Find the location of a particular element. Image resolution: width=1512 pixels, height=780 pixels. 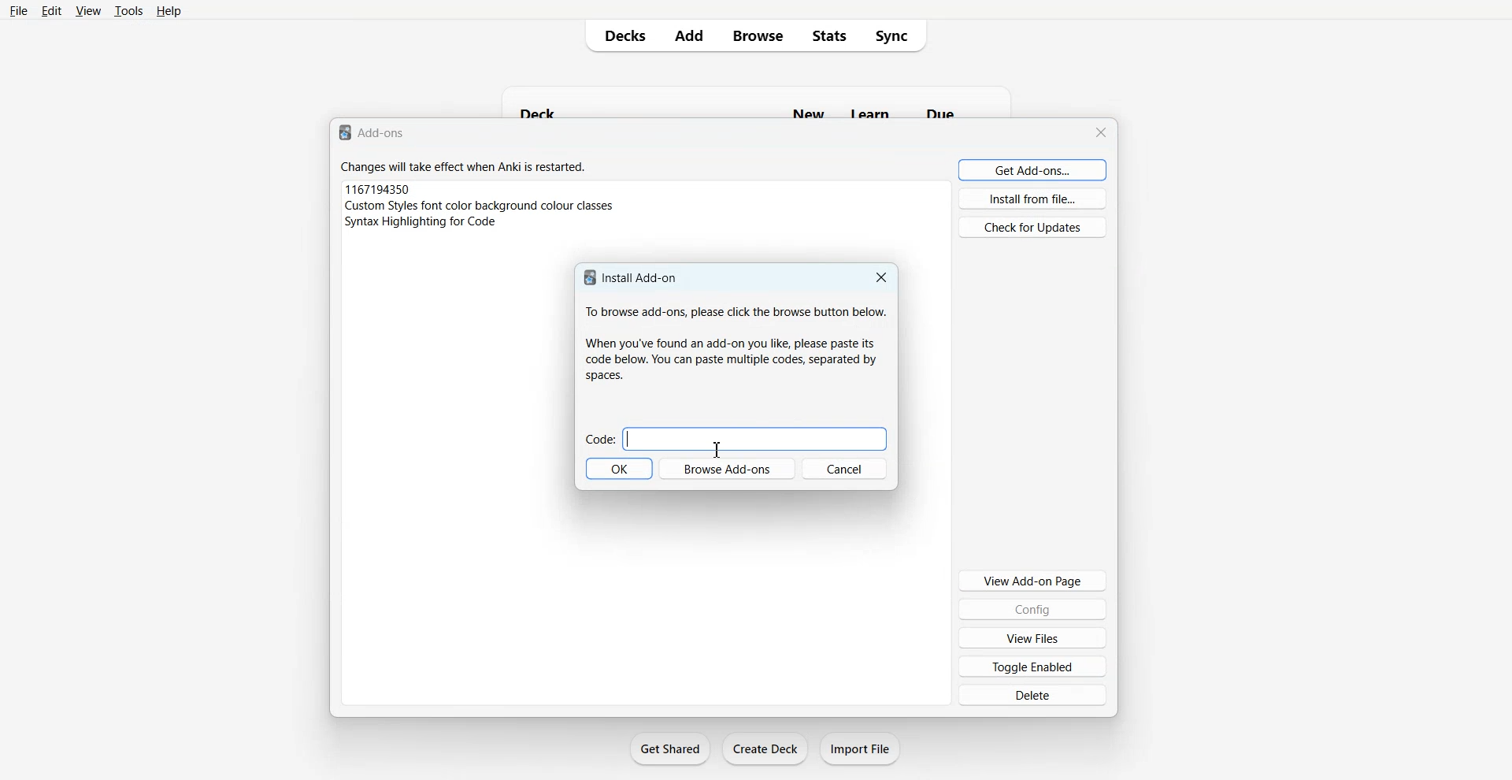

Check for Updates is located at coordinates (1032, 227).